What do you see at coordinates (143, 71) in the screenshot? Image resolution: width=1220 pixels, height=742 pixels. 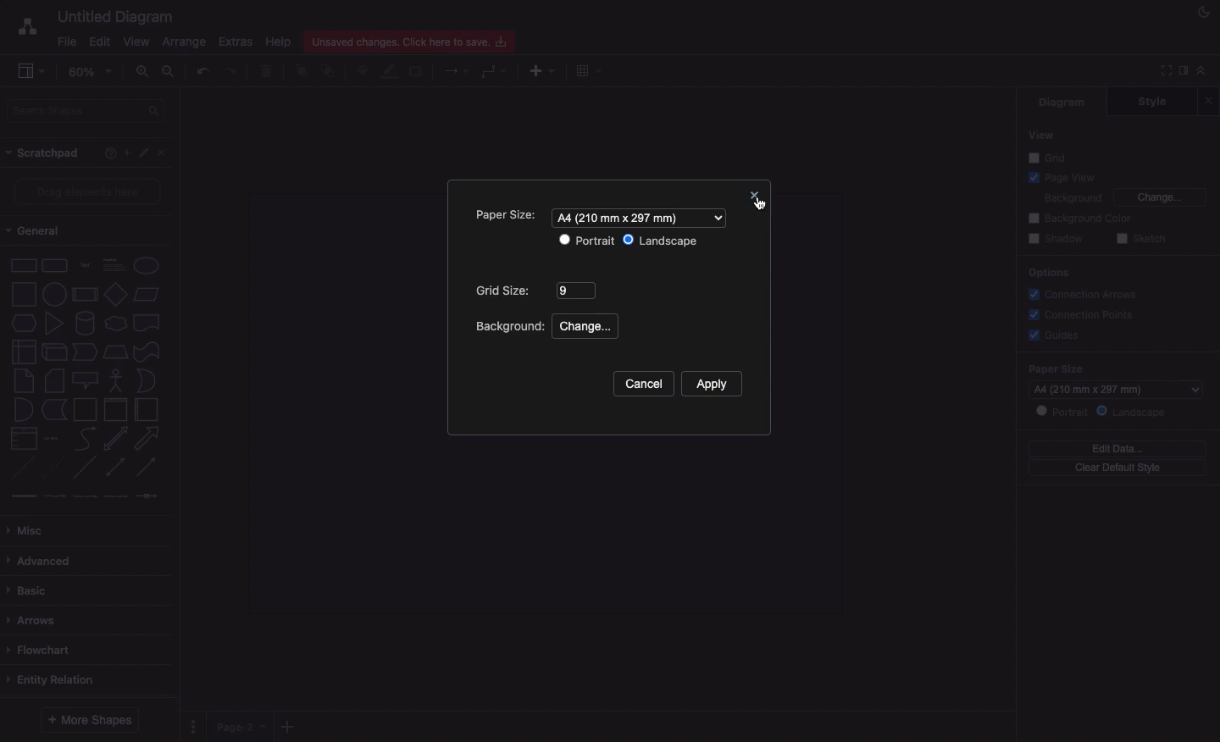 I see `Zoom in` at bounding box center [143, 71].